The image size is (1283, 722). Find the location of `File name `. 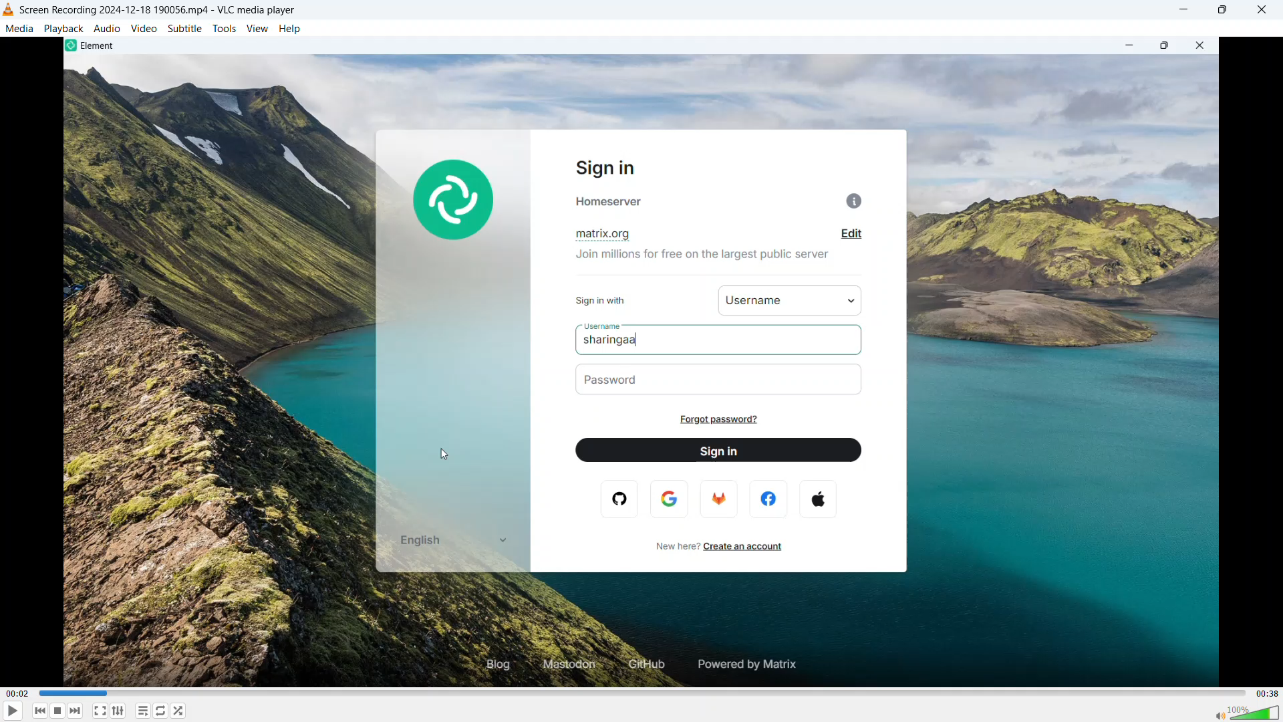

File name  is located at coordinates (158, 10).